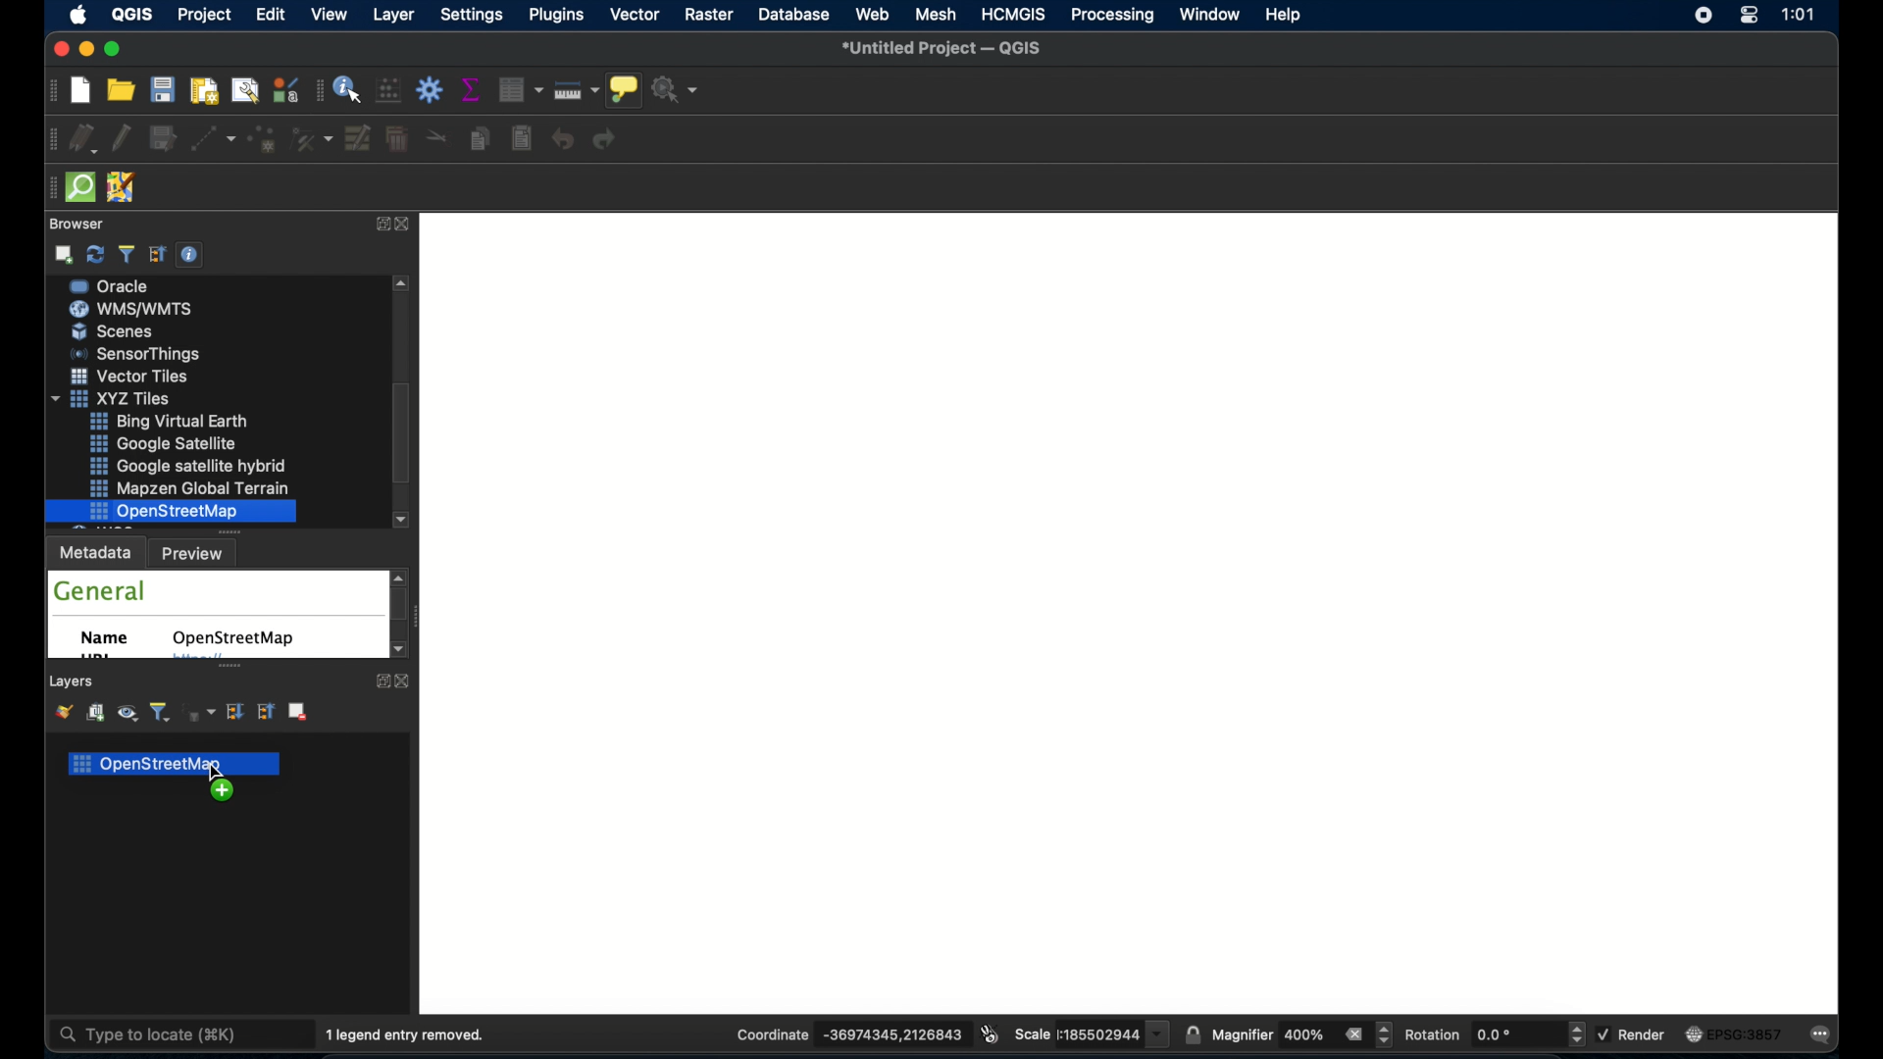 This screenshot has height=1059, width=1883. Describe the element at coordinates (164, 139) in the screenshot. I see `save layer edits` at that location.